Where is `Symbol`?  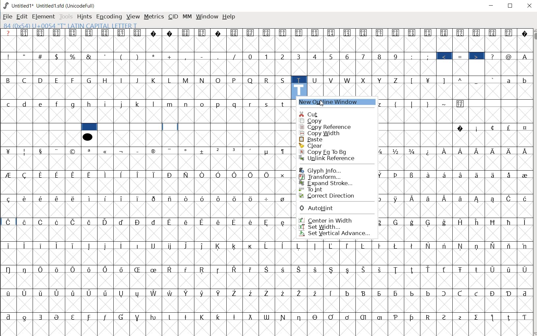
Symbol is located at coordinates (25, 269).